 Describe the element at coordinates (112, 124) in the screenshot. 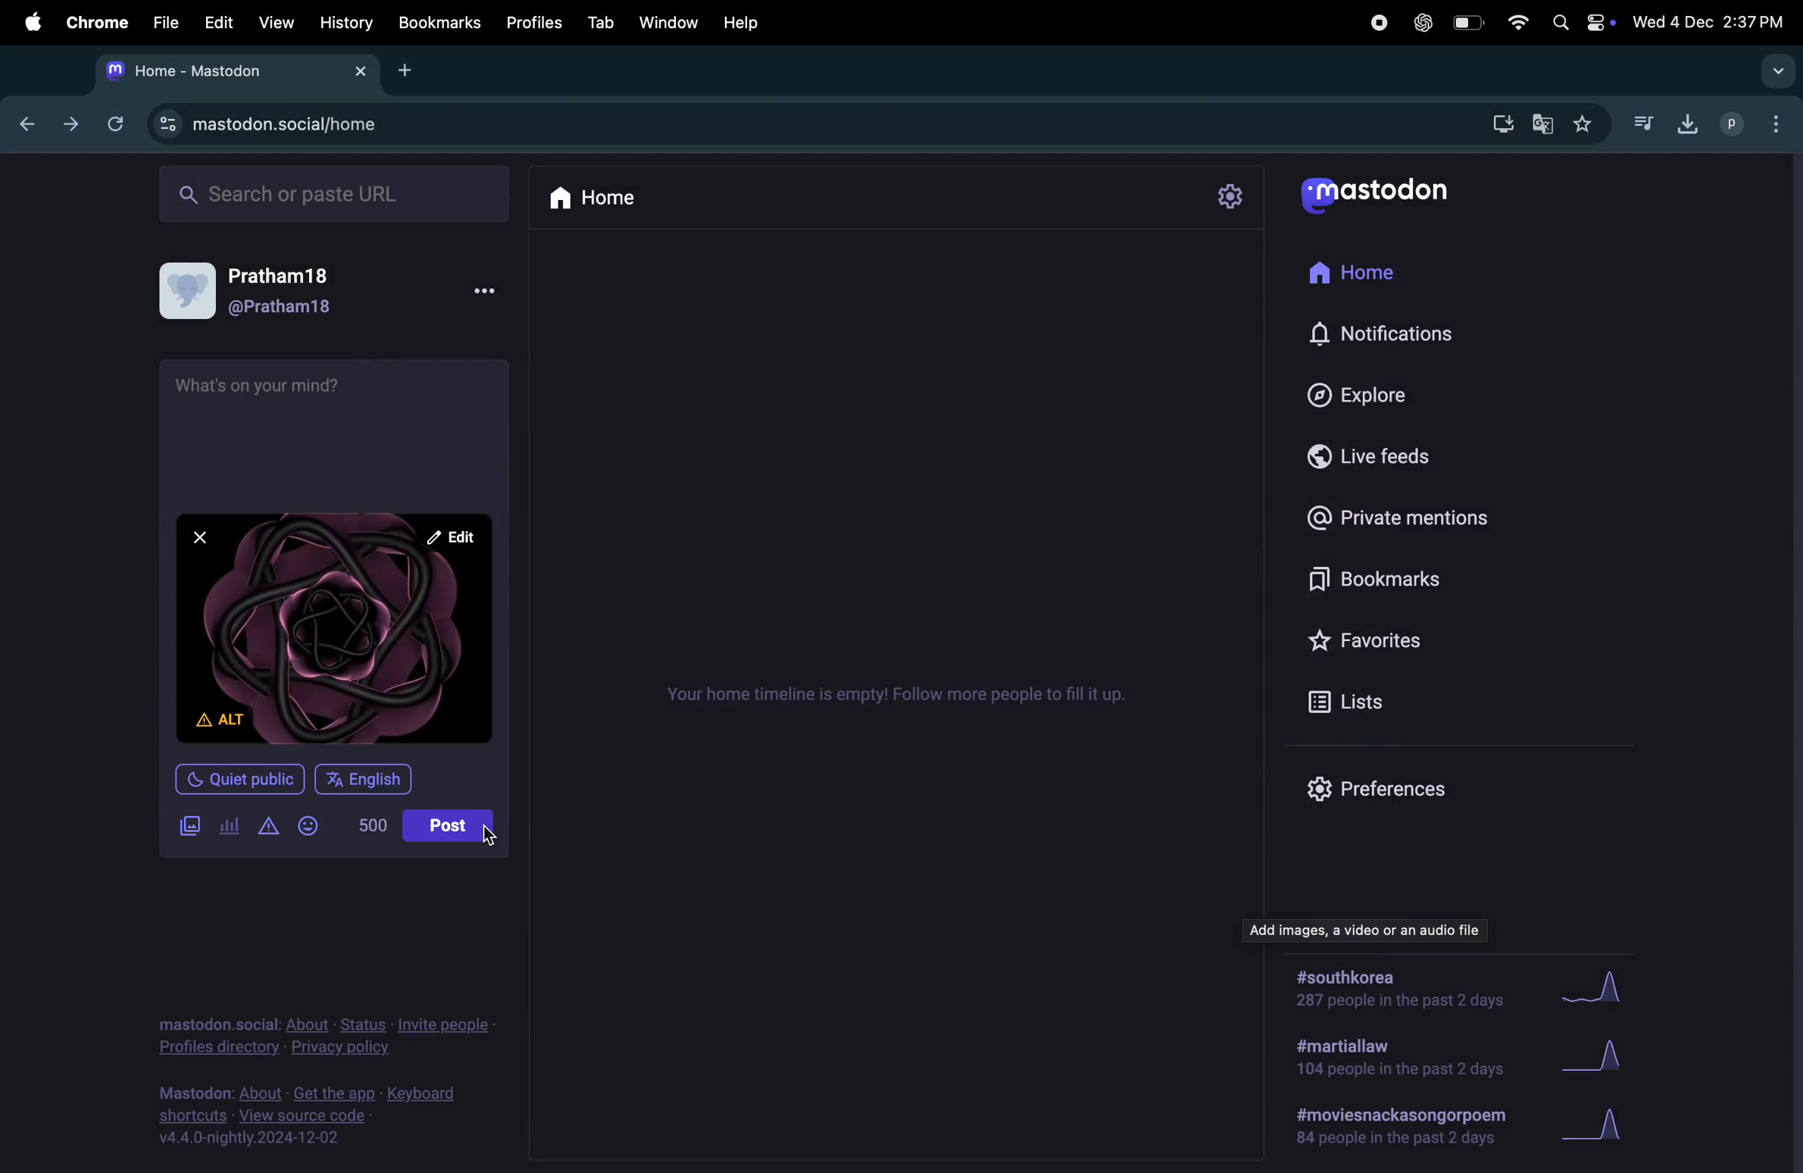

I see `refresh` at that location.